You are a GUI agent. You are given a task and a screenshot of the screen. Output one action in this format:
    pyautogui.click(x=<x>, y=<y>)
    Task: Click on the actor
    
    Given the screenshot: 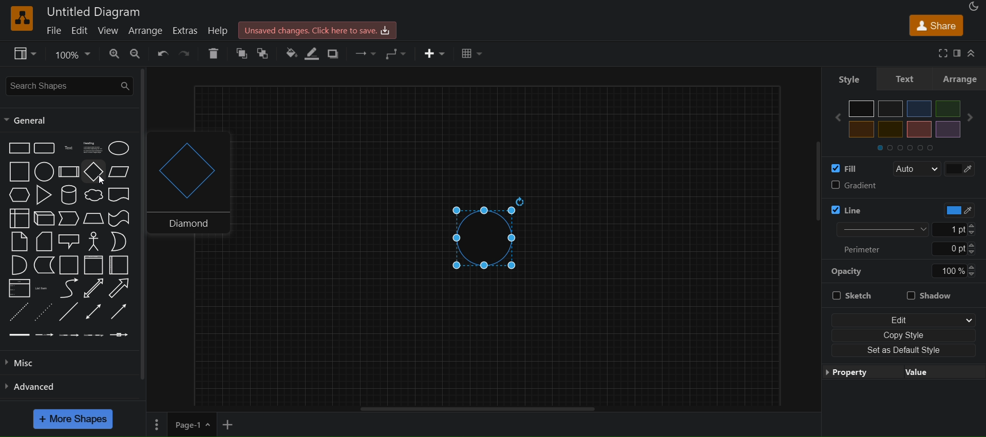 What is the action you would take?
    pyautogui.click(x=94, y=242)
    